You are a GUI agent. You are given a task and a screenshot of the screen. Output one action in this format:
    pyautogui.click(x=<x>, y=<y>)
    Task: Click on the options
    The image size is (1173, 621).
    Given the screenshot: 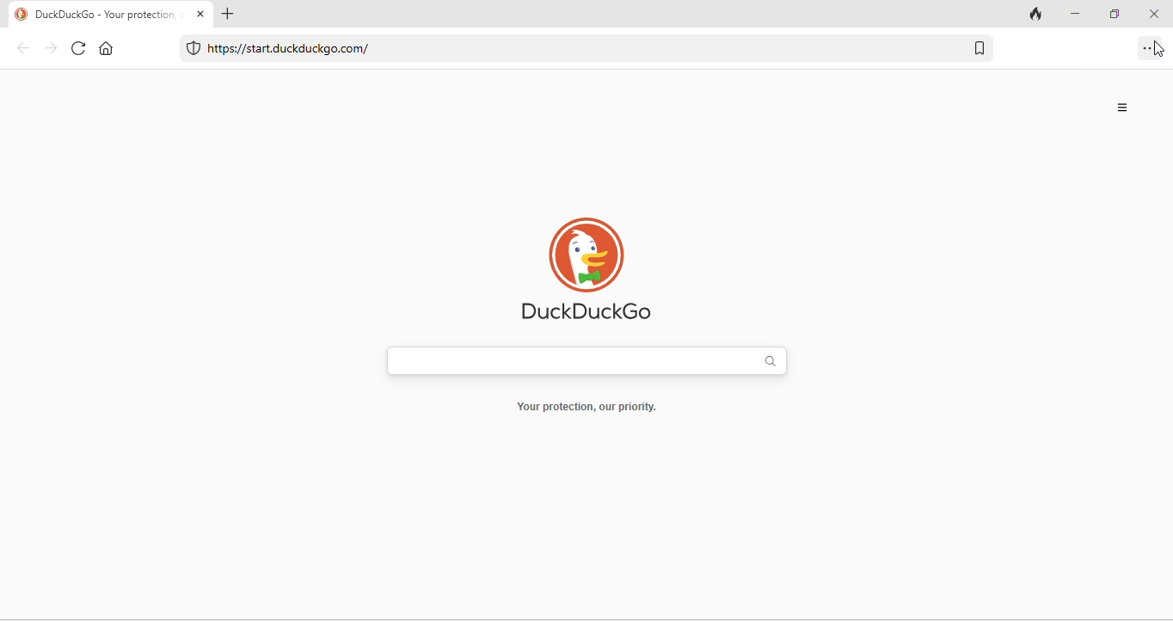 What is the action you would take?
    pyautogui.click(x=1146, y=47)
    